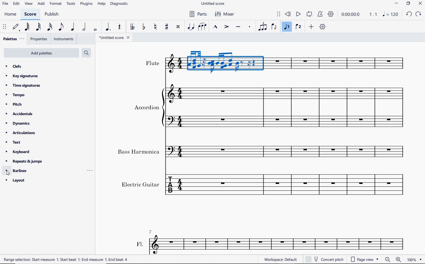  What do you see at coordinates (15, 95) in the screenshot?
I see `tempo` at bounding box center [15, 95].